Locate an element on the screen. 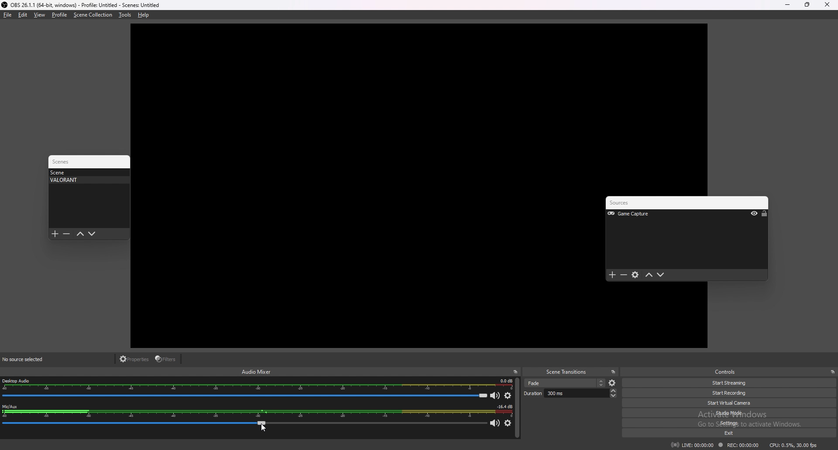 The height and width of the screenshot is (450, 838). sources is located at coordinates (630, 203).